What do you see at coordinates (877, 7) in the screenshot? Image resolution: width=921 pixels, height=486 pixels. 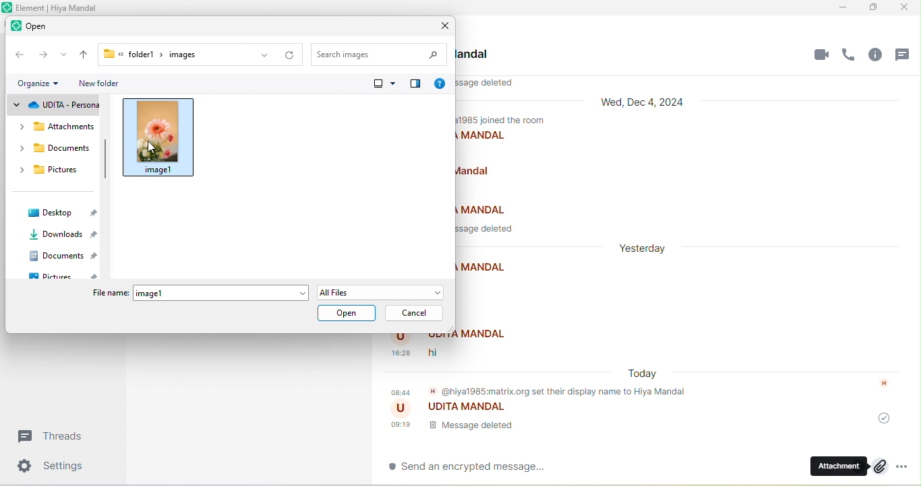 I see `maximize` at bounding box center [877, 7].